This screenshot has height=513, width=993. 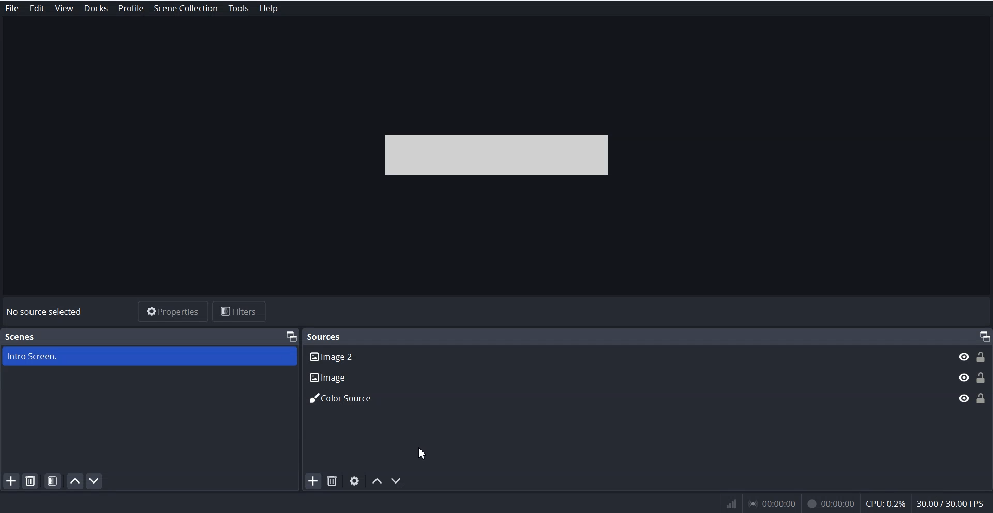 What do you see at coordinates (624, 356) in the screenshot?
I see `Image 2` at bounding box center [624, 356].